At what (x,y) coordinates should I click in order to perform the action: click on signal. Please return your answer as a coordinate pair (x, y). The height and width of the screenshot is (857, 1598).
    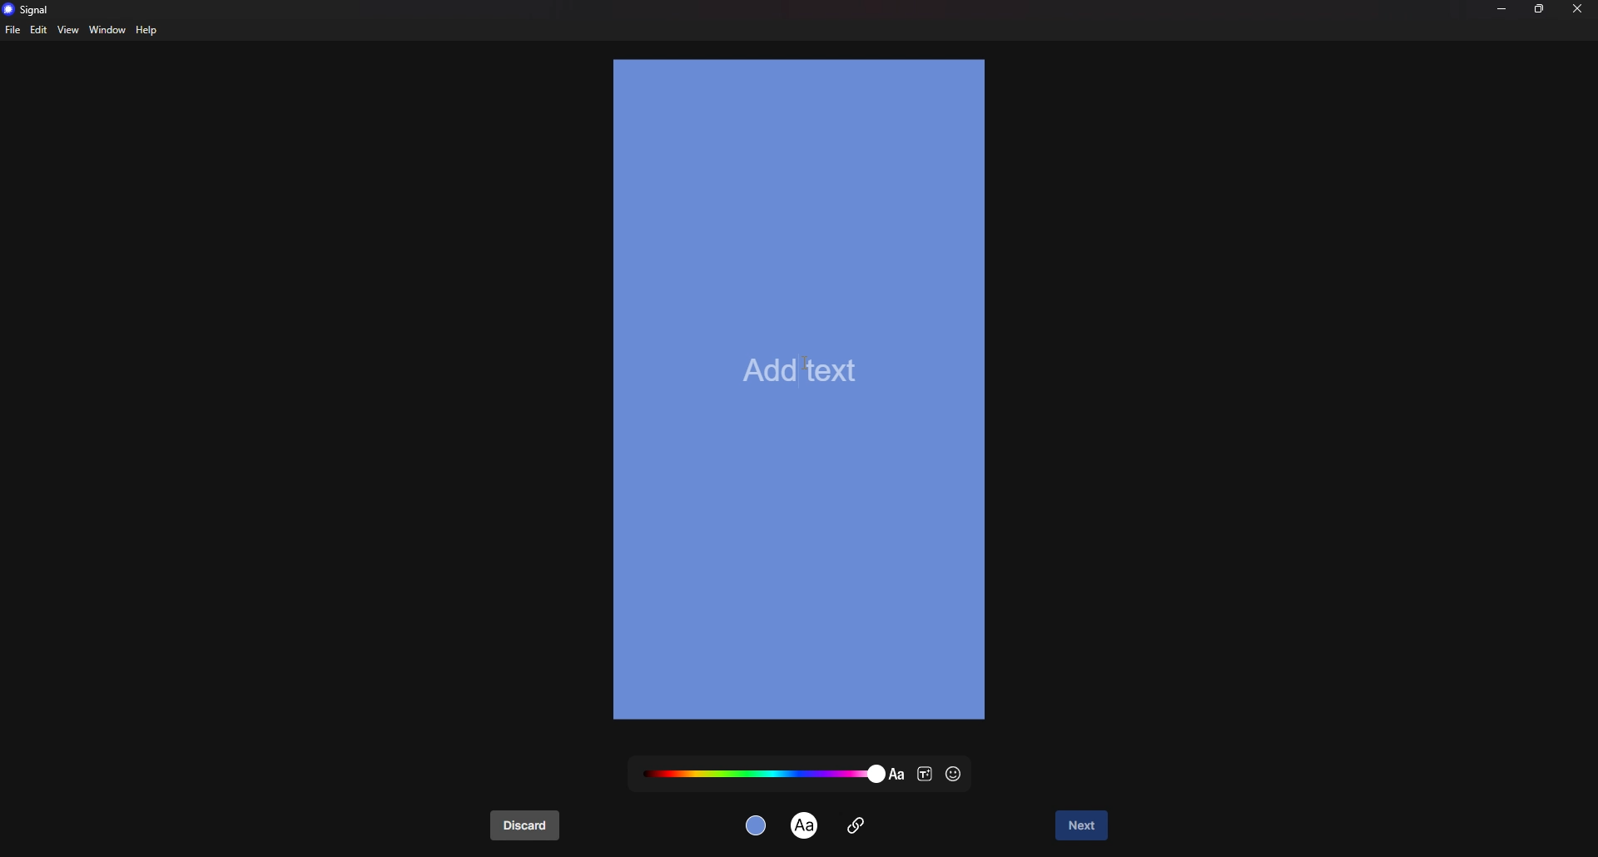
    Looking at the image, I should click on (31, 9).